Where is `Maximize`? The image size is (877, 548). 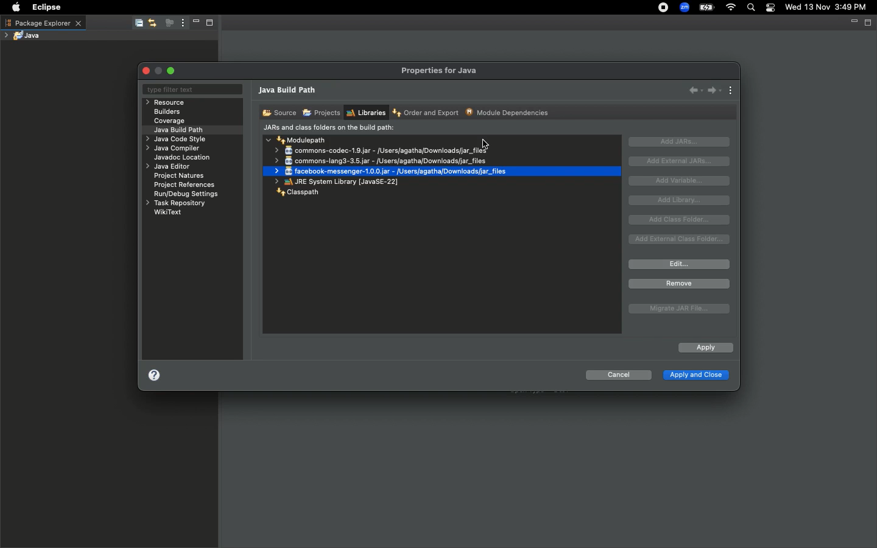
Maximize is located at coordinates (213, 24).